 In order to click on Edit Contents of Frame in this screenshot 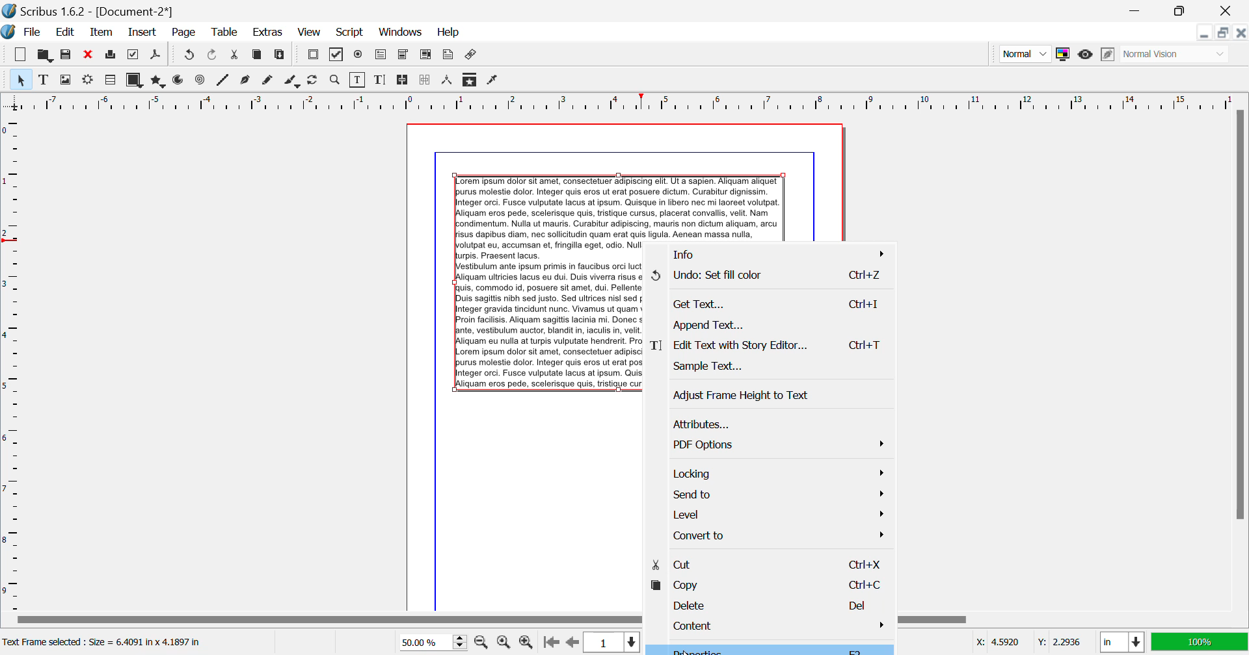, I will do `click(358, 80)`.